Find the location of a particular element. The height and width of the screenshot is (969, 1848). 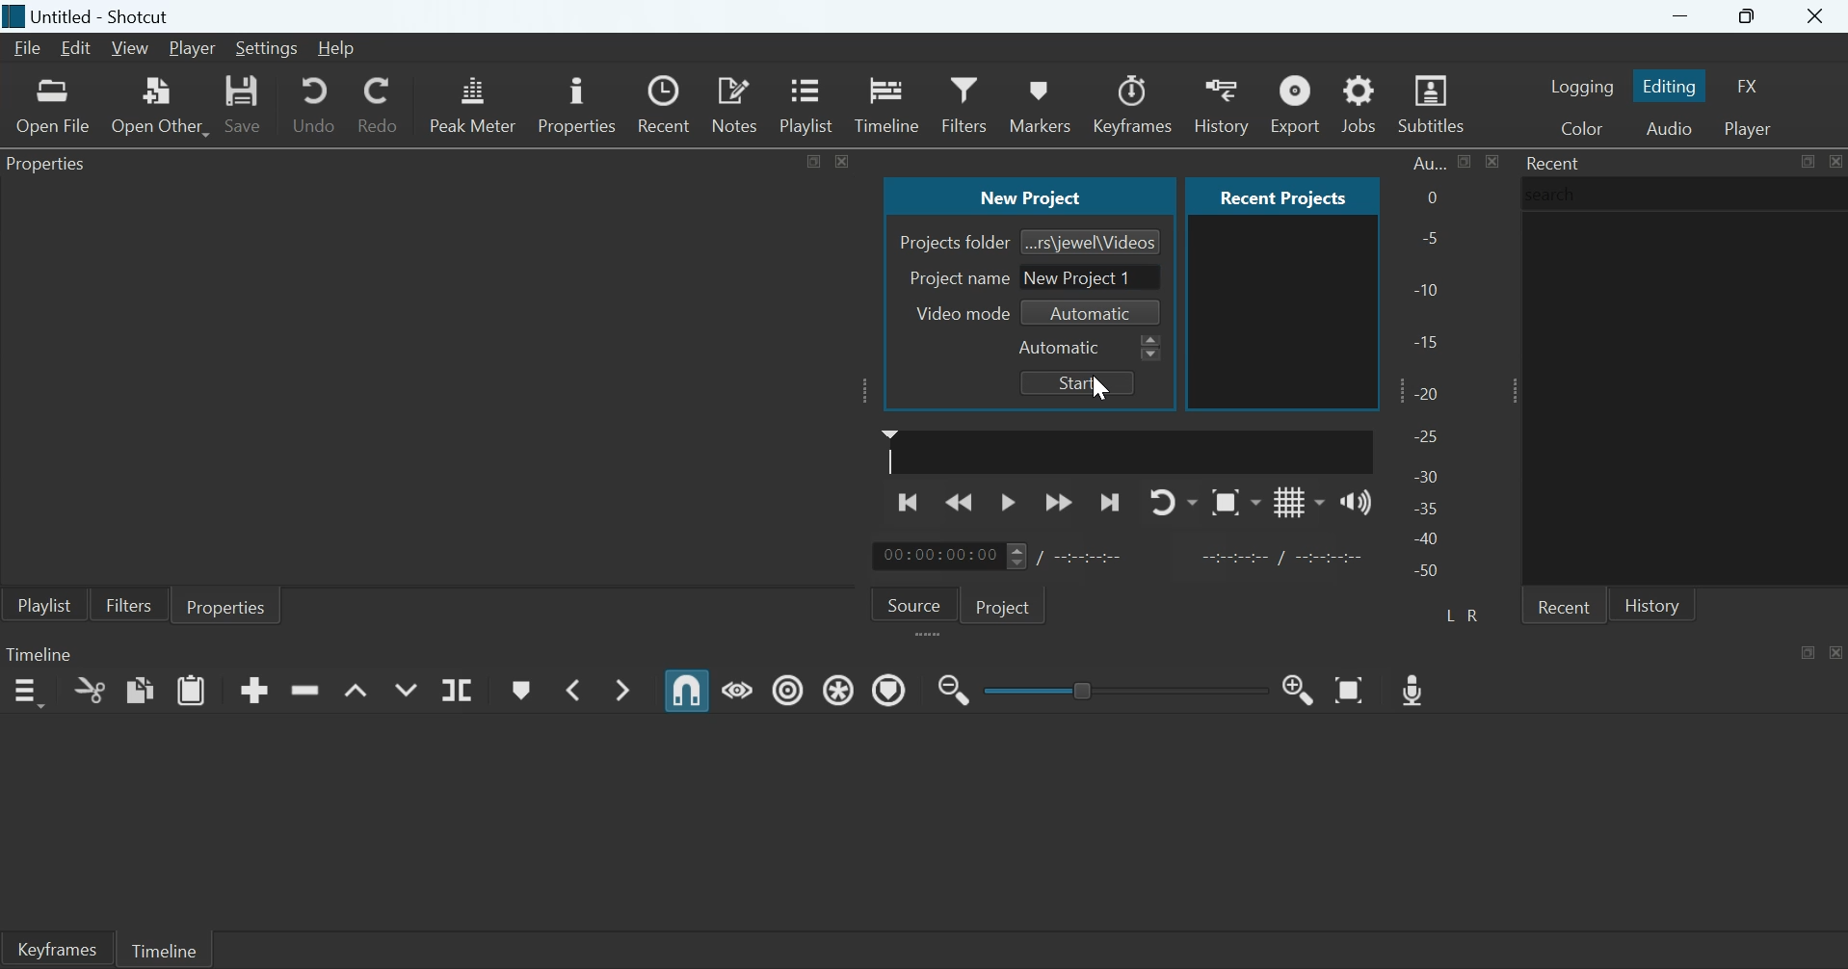

Maximize is located at coordinates (1808, 651).